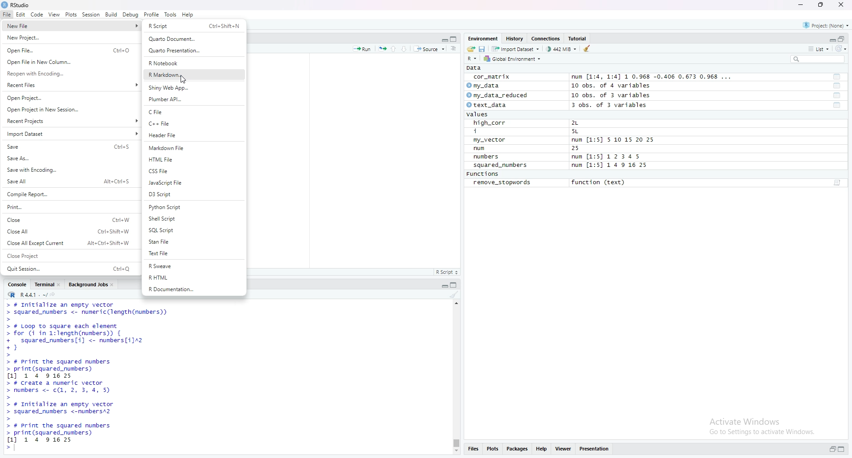  What do you see at coordinates (454, 442) in the screenshot?
I see `vbertical Scrollbar ` at bounding box center [454, 442].